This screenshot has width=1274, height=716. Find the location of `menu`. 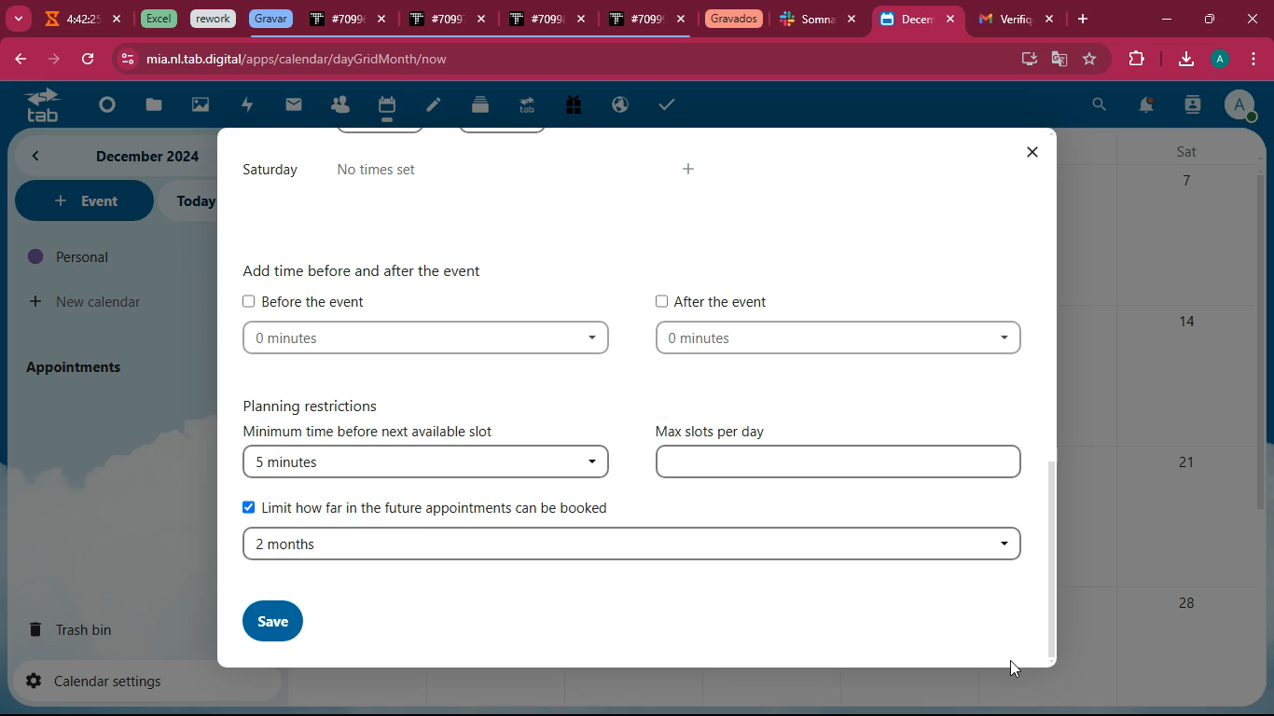

menu is located at coordinates (1251, 60).